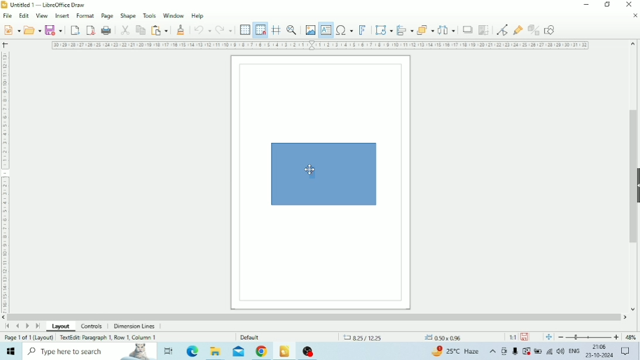  What do you see at coordinates (12, 351) in the screenshot?
I see `Windows` at bounding box center [12, 351].